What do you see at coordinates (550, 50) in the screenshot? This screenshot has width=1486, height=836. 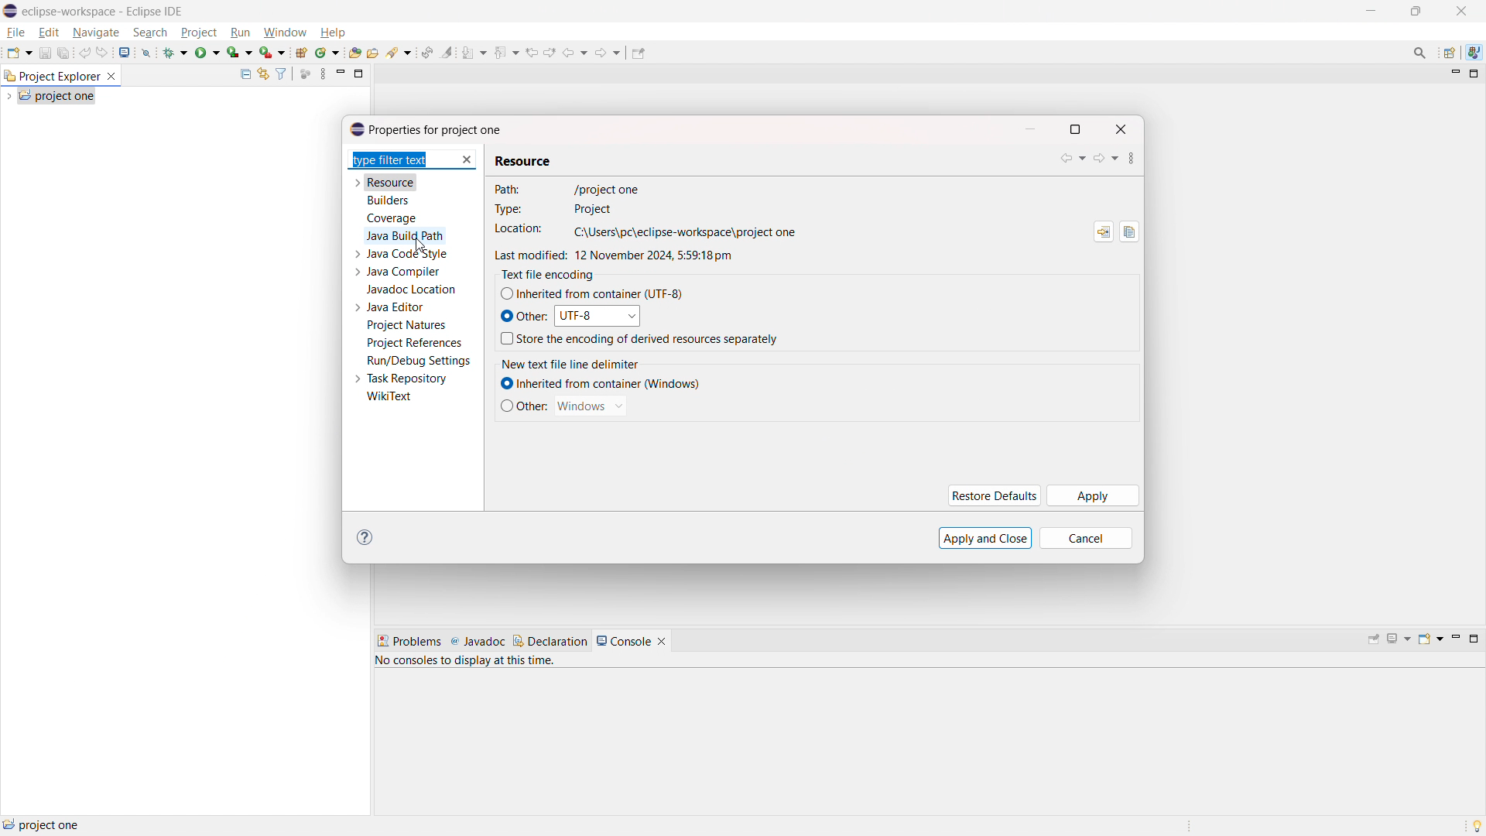 I see `view next location` at bounding box center [550, 50].